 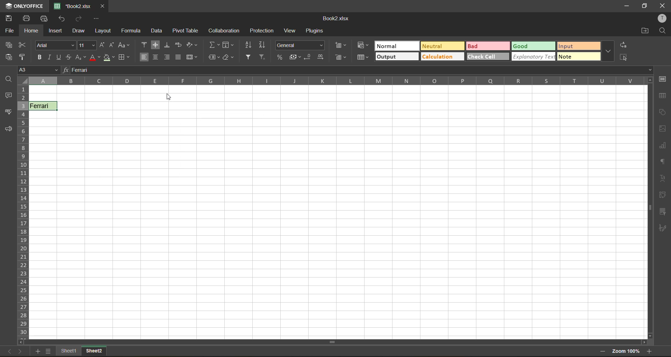 I want to click on file name, so click(x=72, y=5).